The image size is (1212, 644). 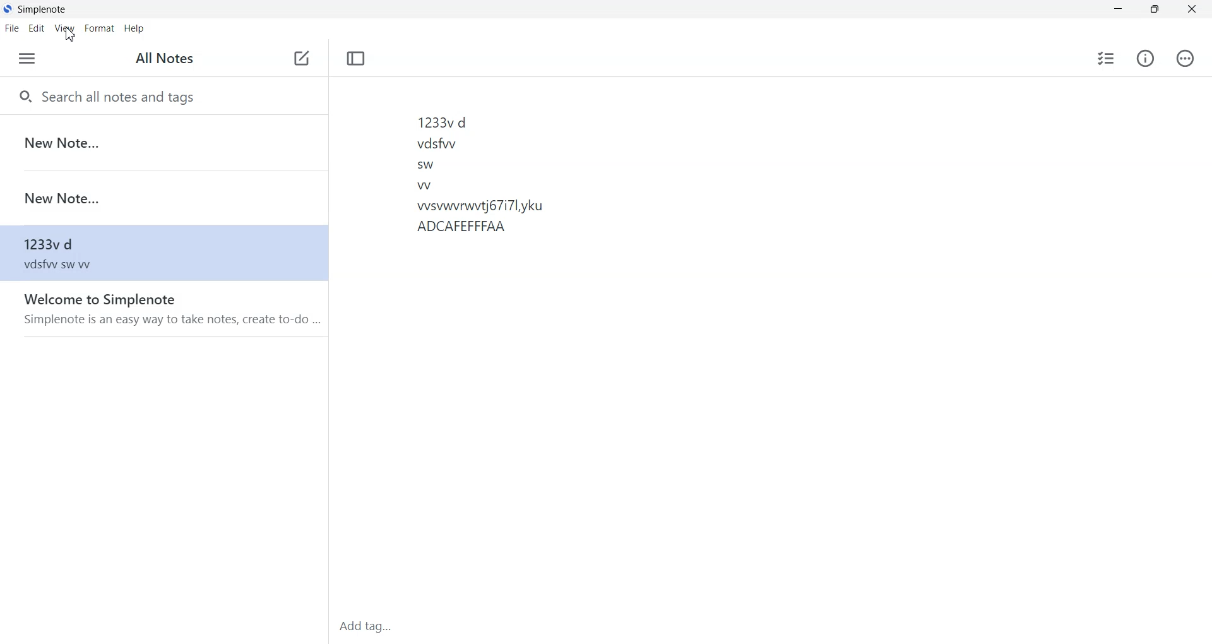 I want to click on View, so click(x=65, y=28).